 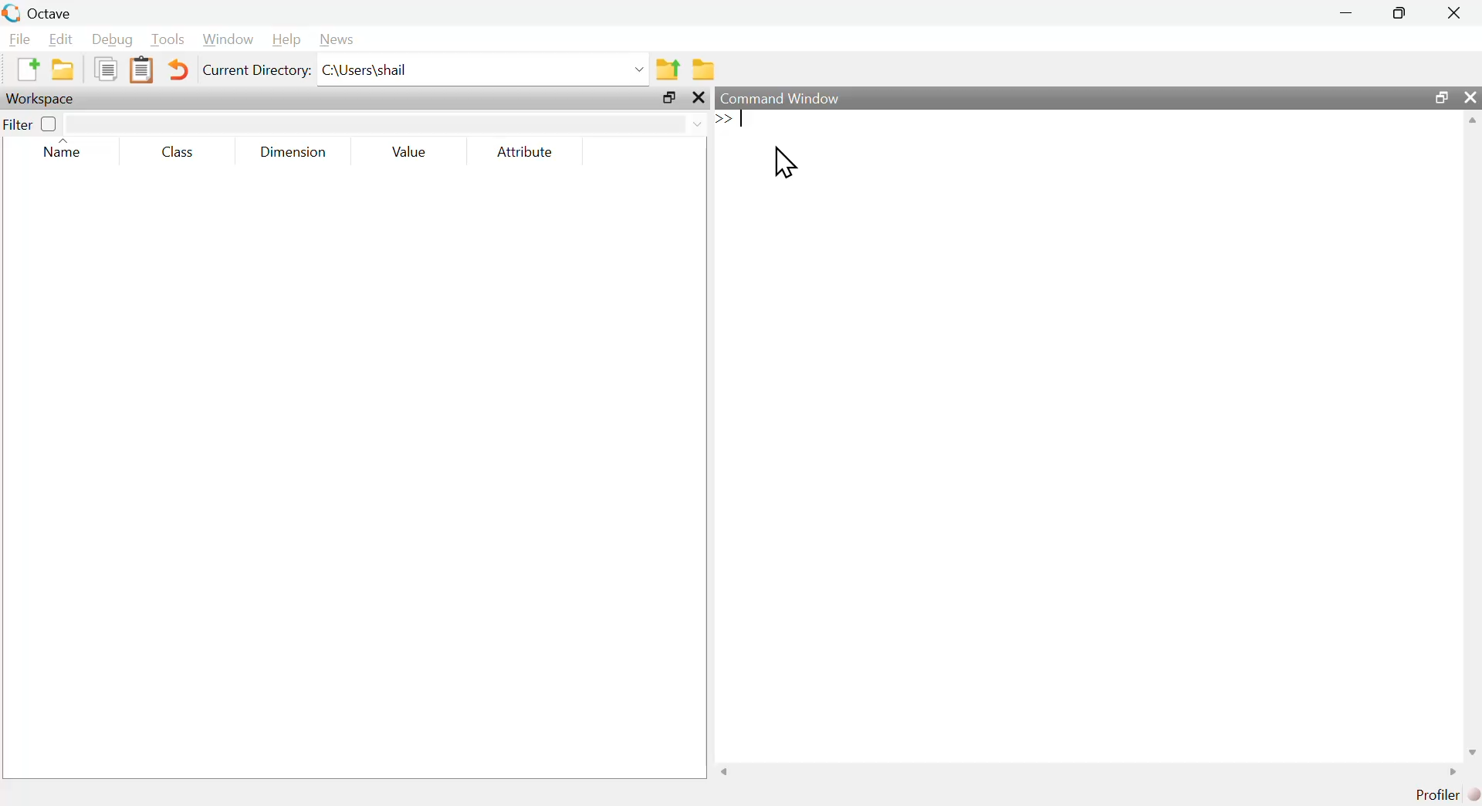 I want to click on Class, so click(x=184, y=150).